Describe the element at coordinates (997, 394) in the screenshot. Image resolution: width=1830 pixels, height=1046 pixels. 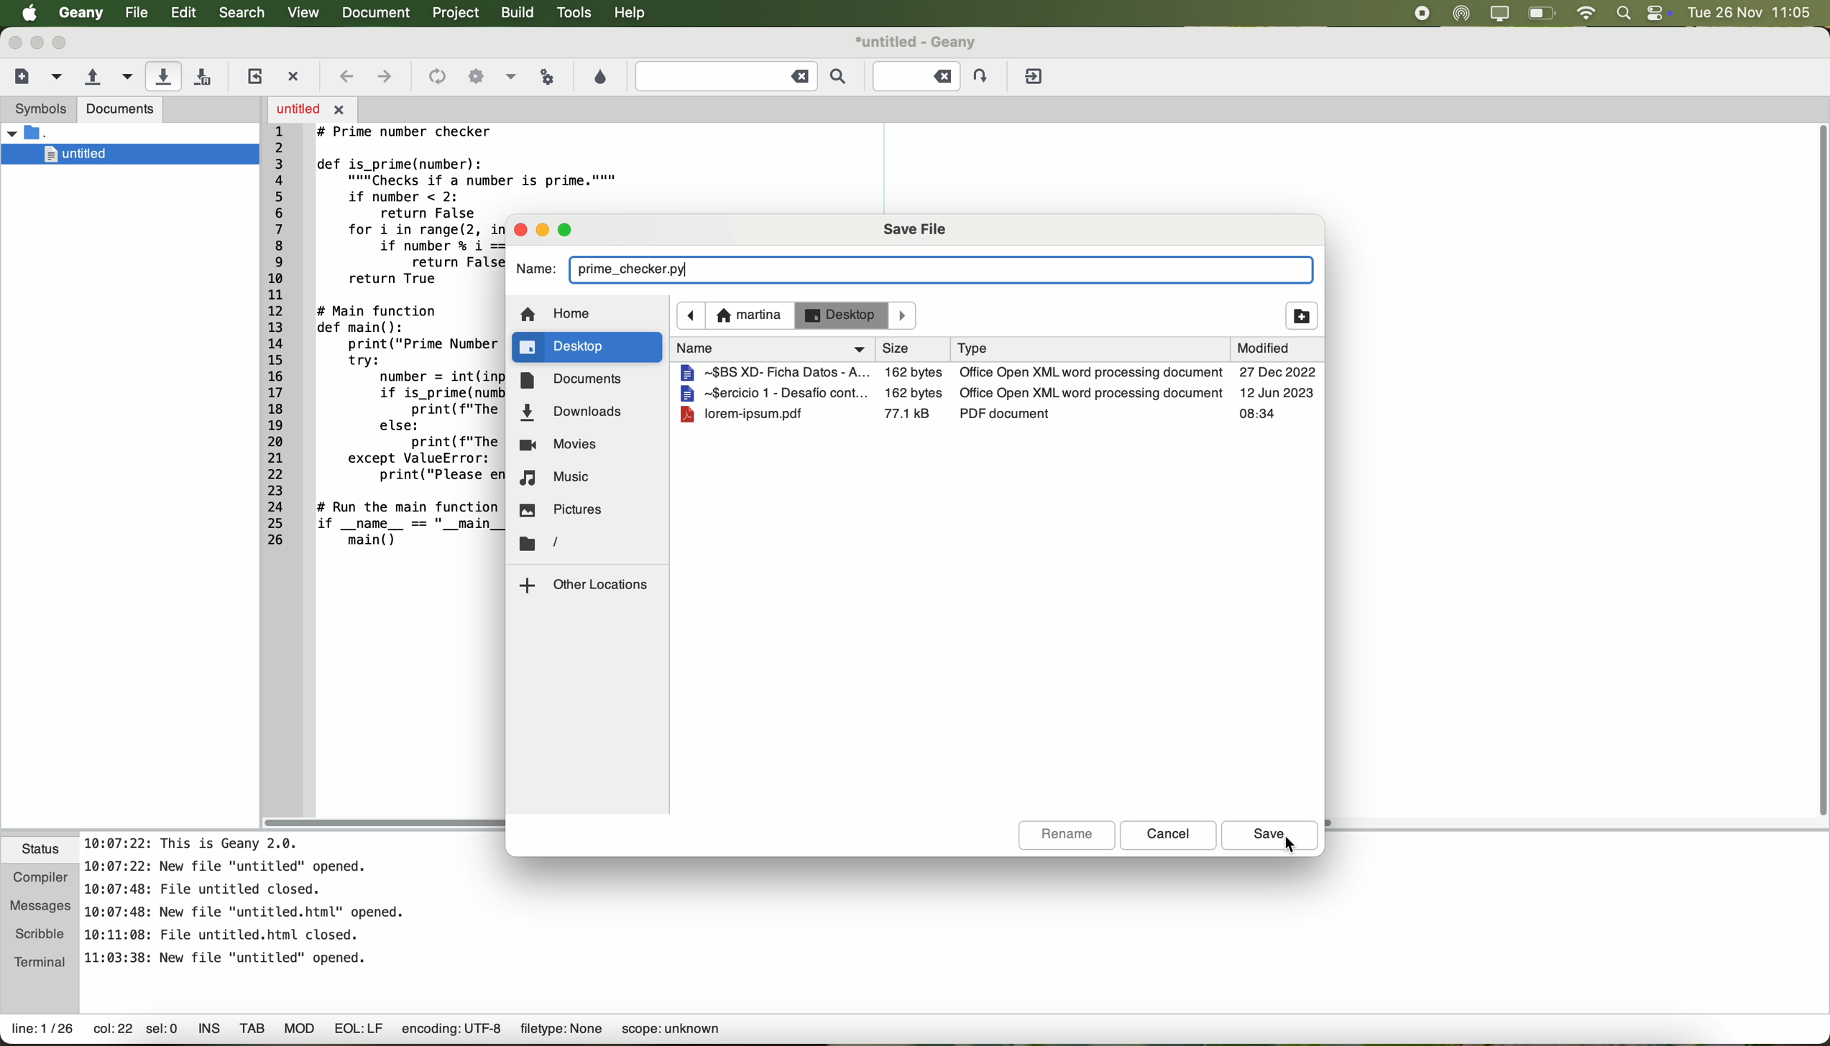
I see `file` at that location.